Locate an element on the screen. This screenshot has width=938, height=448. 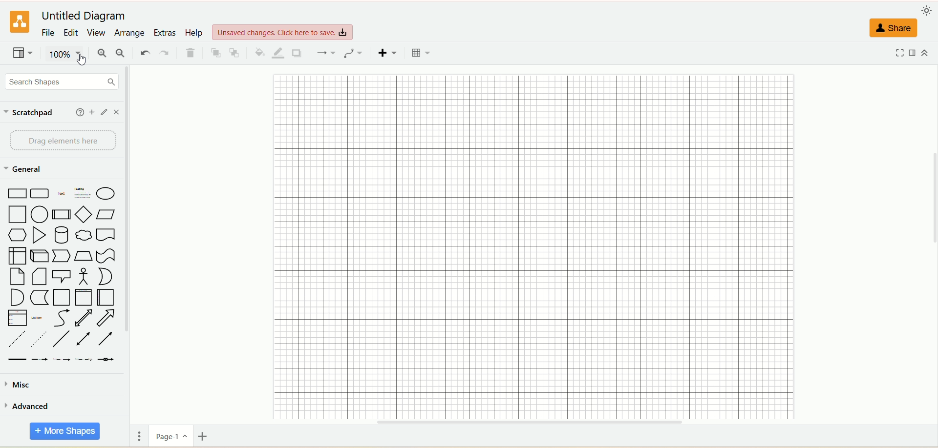
pages is located at coordinates (139, 435).